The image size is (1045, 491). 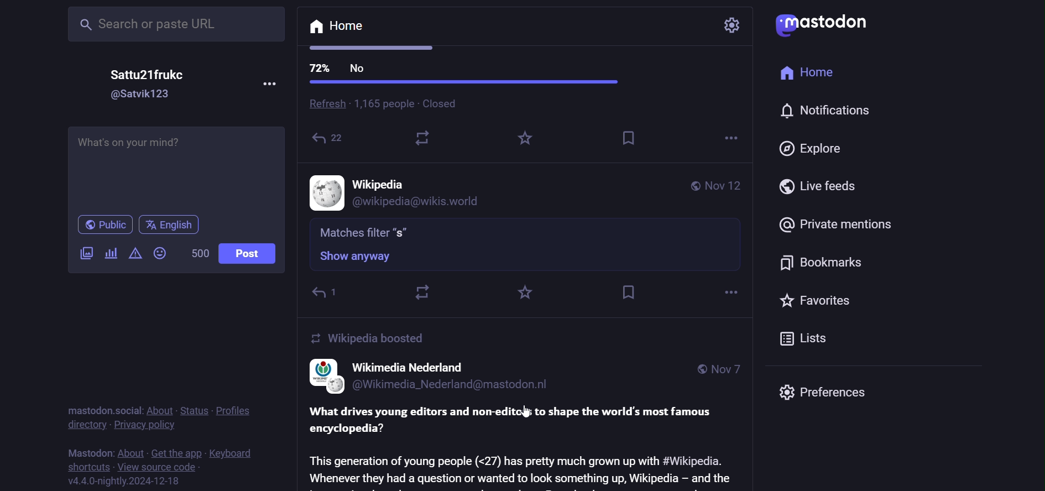 What do you see at coordinates (173, 164) in the screenshot?
I see `post here` at bounding box center [173, 164].